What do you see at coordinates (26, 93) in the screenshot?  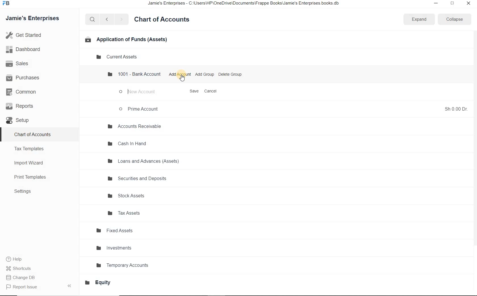 I see `common` at bounding box center [26, 93].